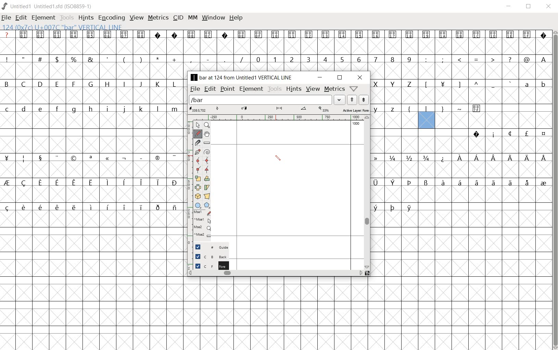 The width and height of the screenshot is (558, 350). What do you see at coordinates (461, 83) in the screenshot?
I see `letters and symbols` at bounding box center [461, 83].